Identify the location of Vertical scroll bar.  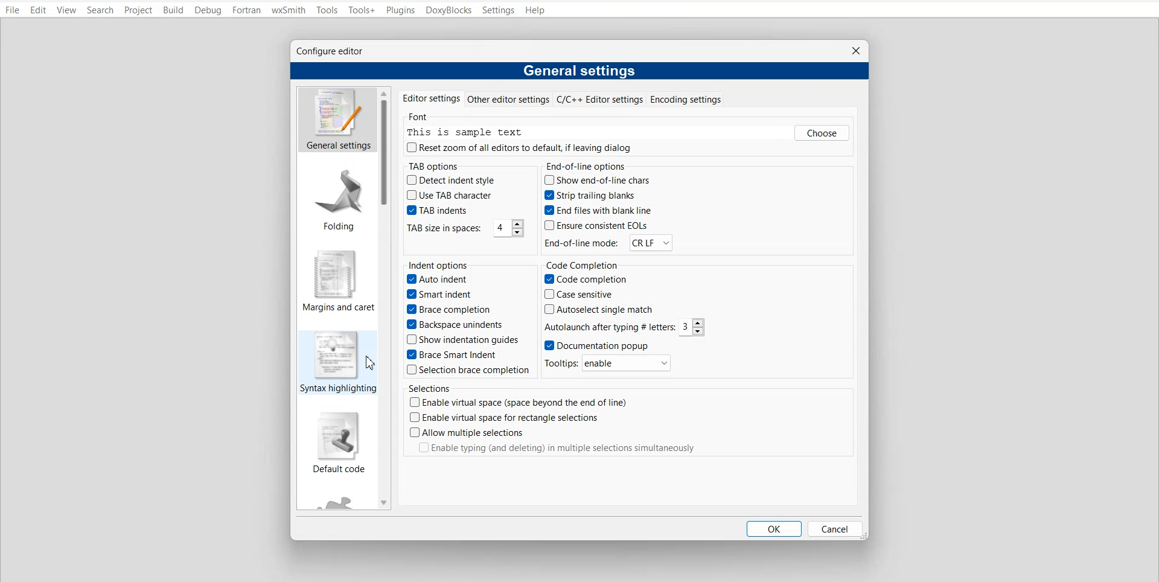
(386, 299).